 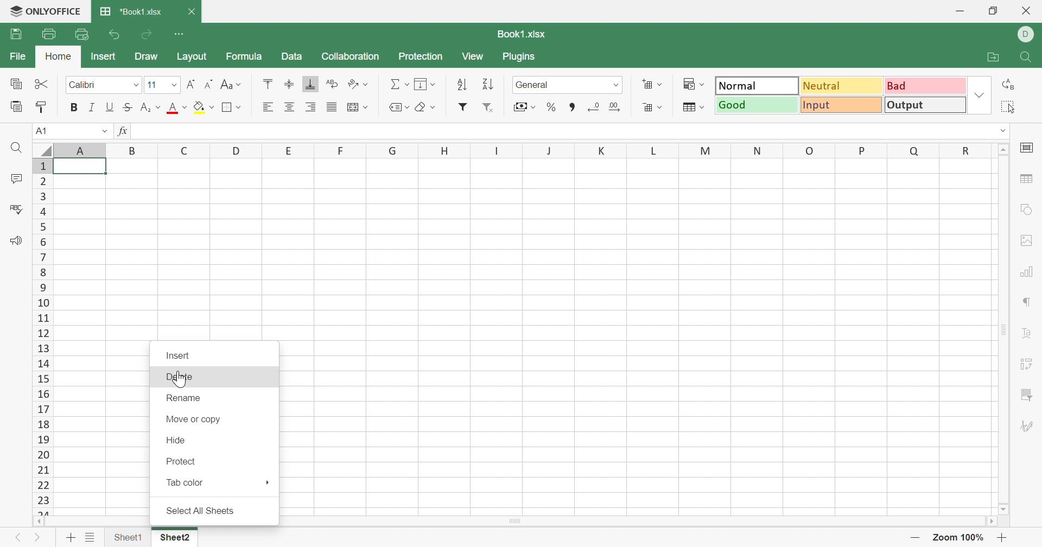 I want to click on Formula, so click(x=246, y=56).